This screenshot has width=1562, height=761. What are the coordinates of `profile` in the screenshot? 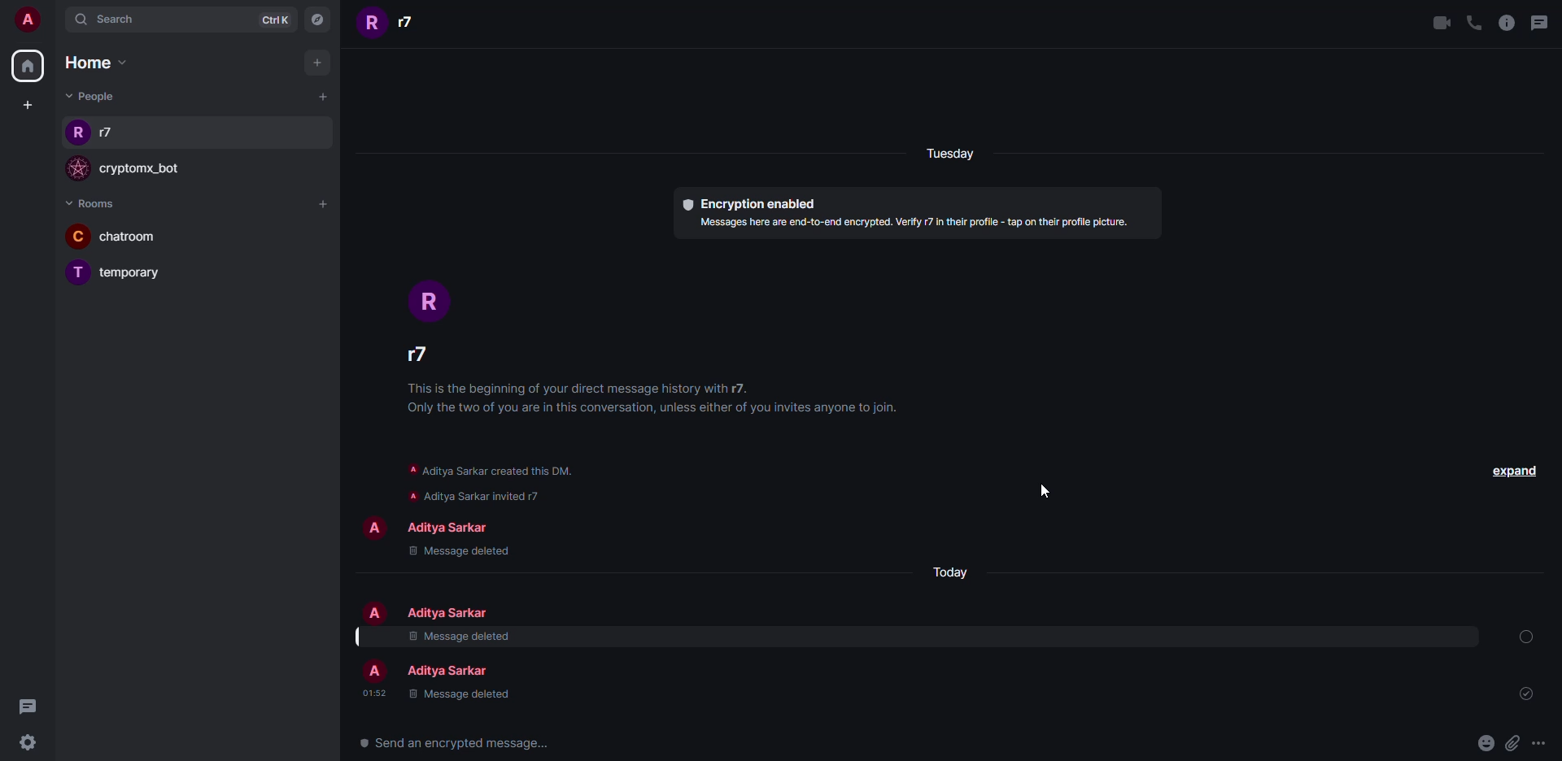 It's located at (76, 169).